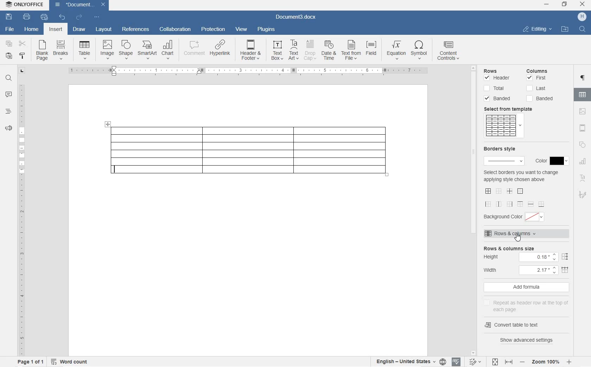 The image size is (591, 367). I want to click on TAB, so click(22, 72).